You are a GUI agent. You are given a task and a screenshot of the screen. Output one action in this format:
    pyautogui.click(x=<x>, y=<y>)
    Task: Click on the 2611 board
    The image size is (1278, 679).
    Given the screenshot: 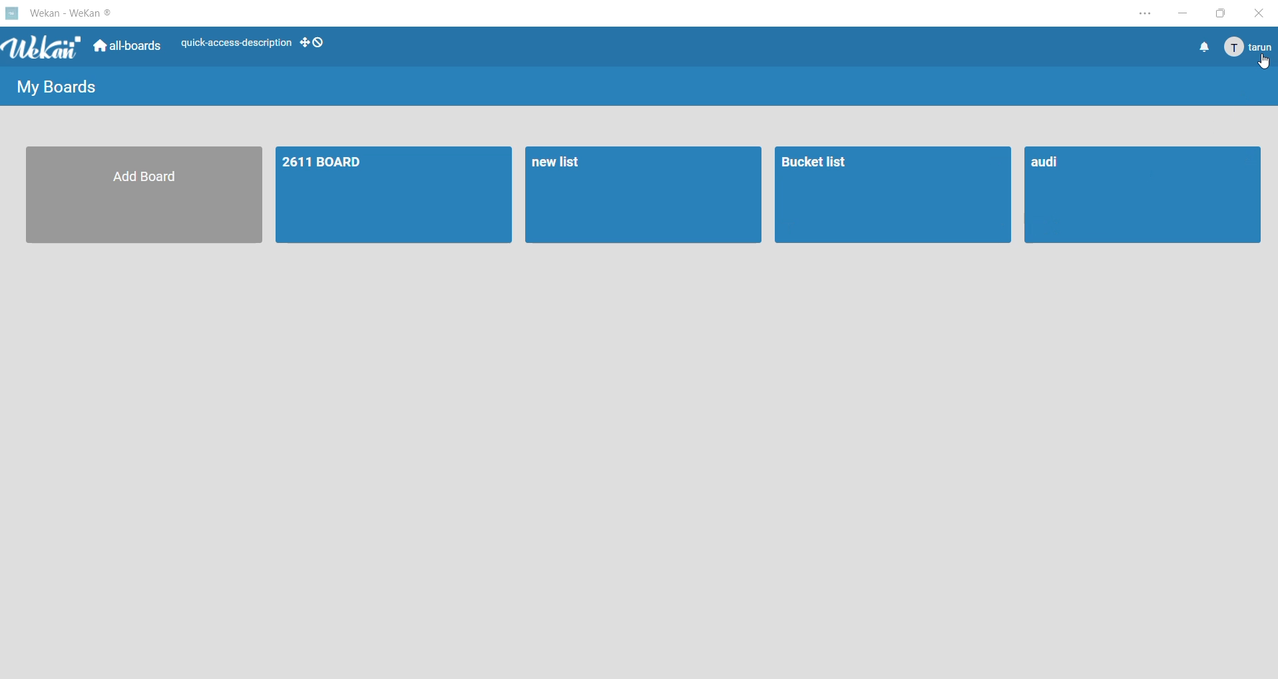 What is the action you would take?
    pyautogui.click(x=394, y=193)
    